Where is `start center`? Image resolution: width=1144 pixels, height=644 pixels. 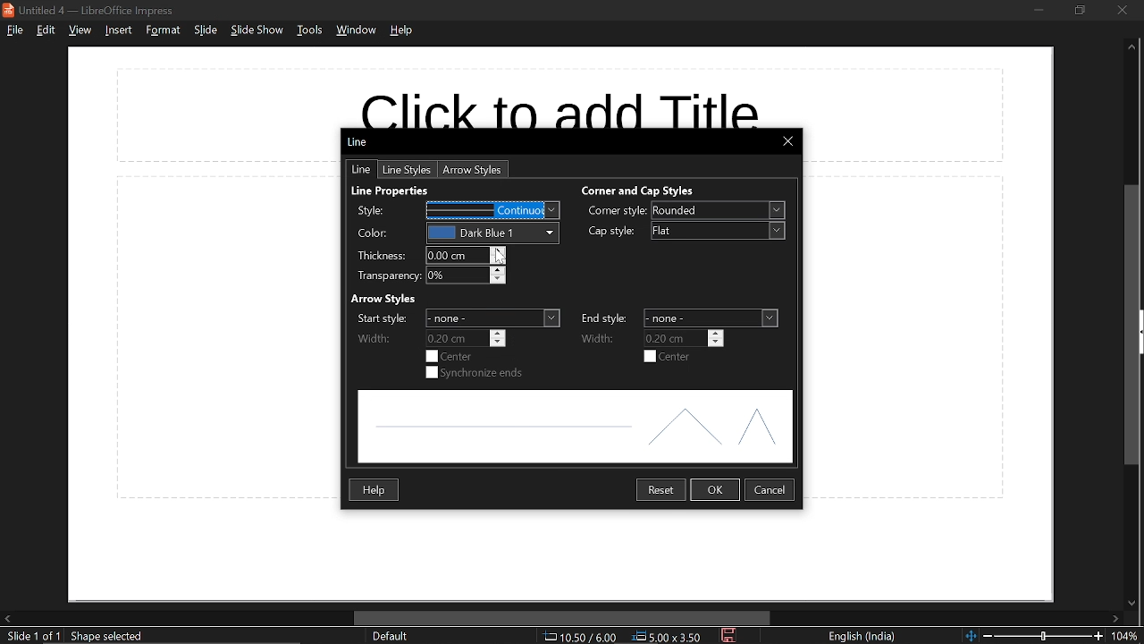 start center is located at coordinates (450, 356).